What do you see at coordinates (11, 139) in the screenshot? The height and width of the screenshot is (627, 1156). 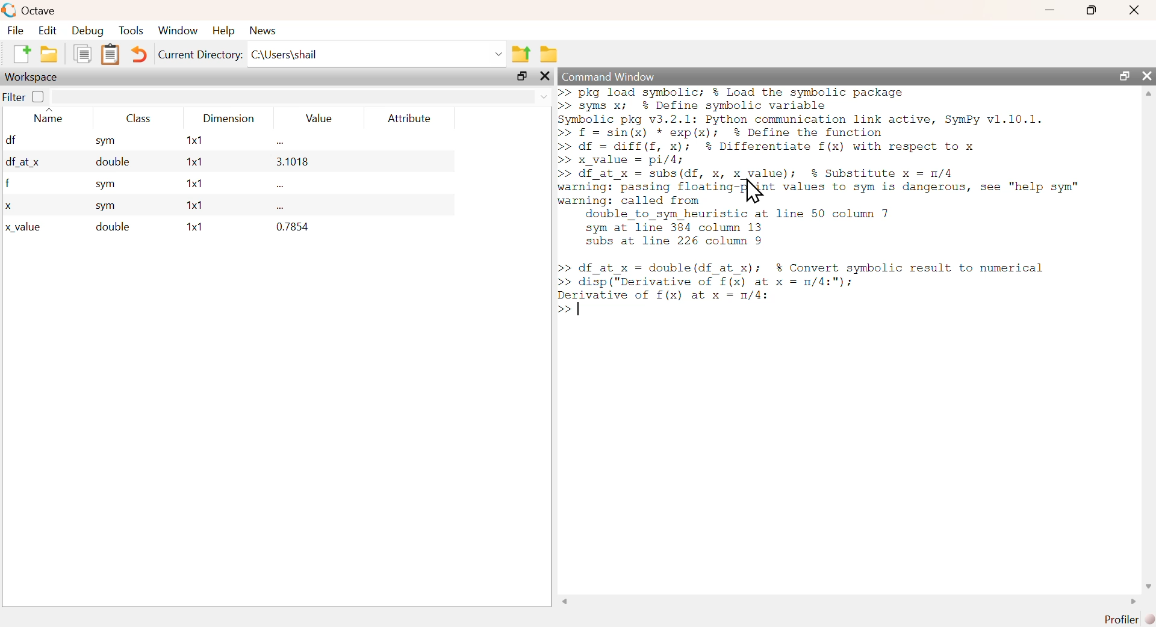 I see `df` at bounding box center [11, 139].